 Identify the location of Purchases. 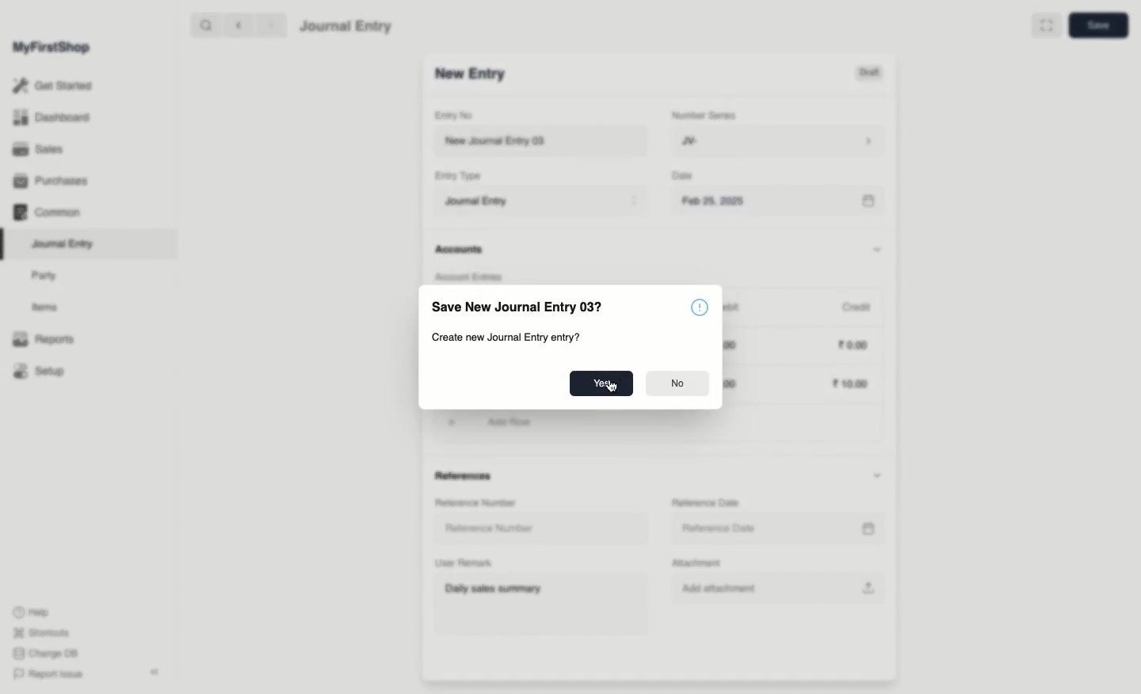
(55, 181).